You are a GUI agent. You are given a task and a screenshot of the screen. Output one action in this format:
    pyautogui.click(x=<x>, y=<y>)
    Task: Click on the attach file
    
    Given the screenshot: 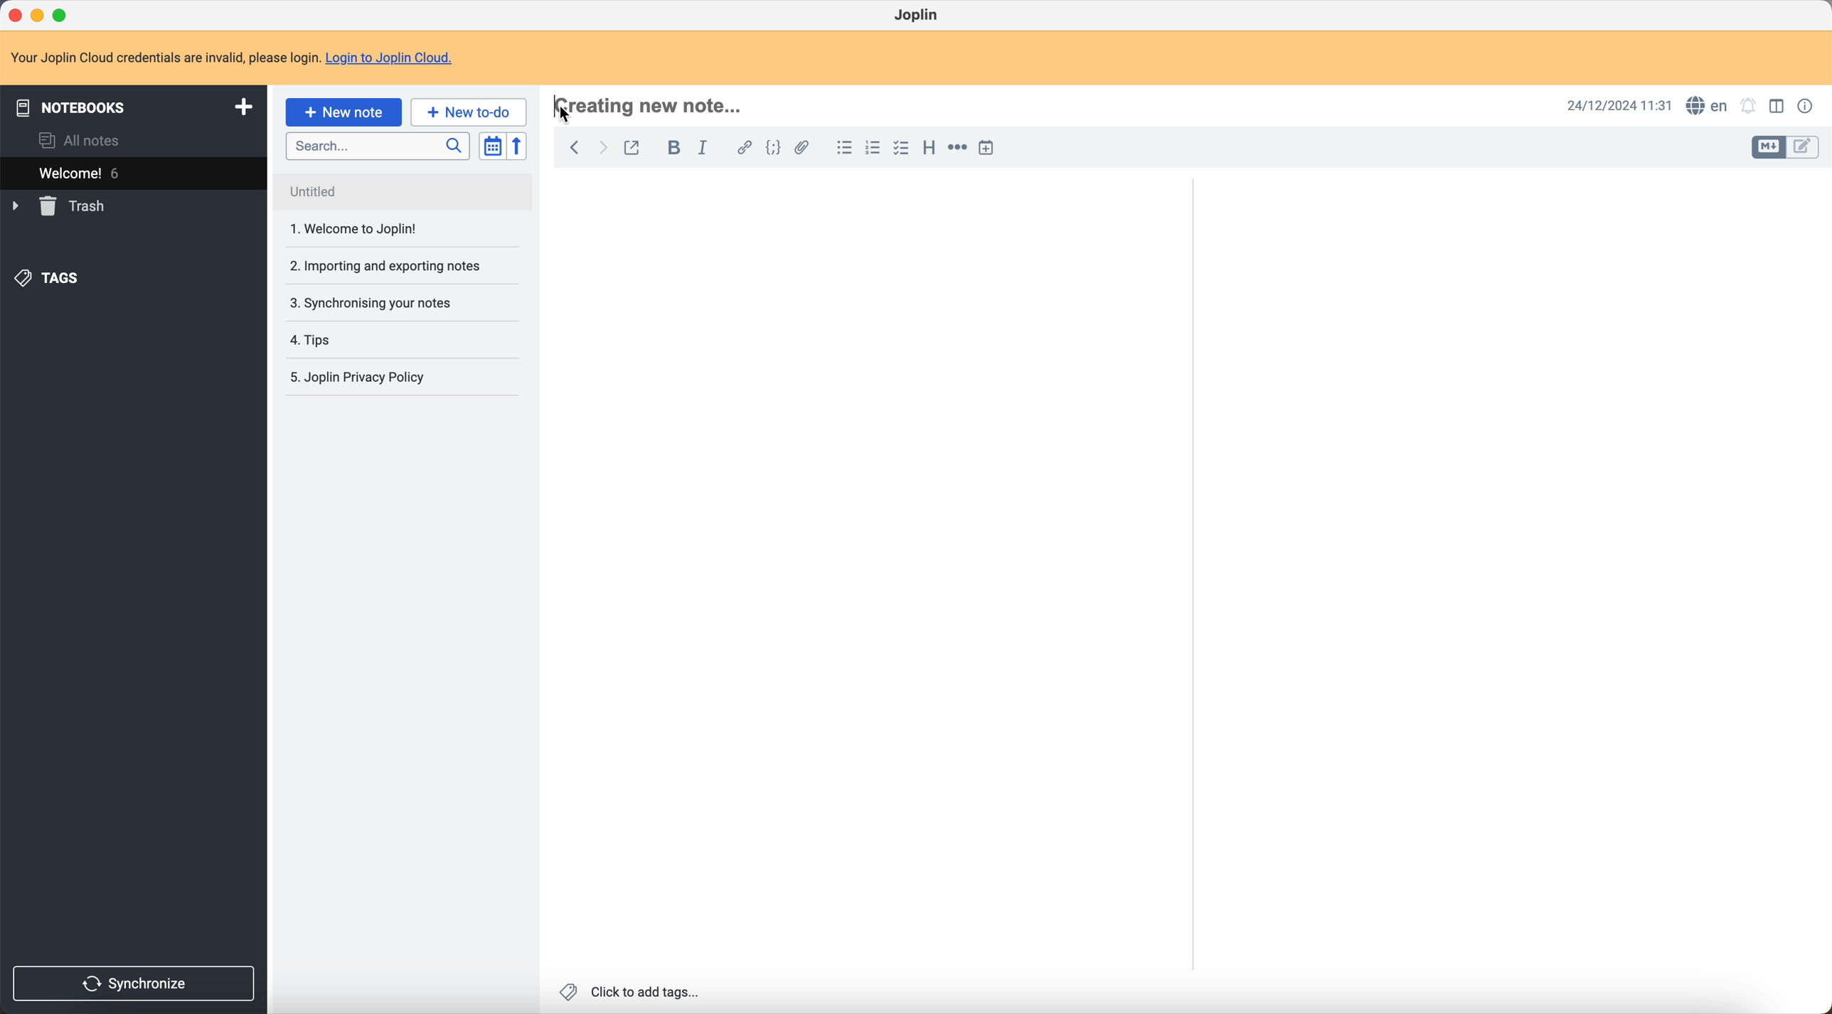 What is the action you would take?
    pyautogui.click(x=803, y=147)
    